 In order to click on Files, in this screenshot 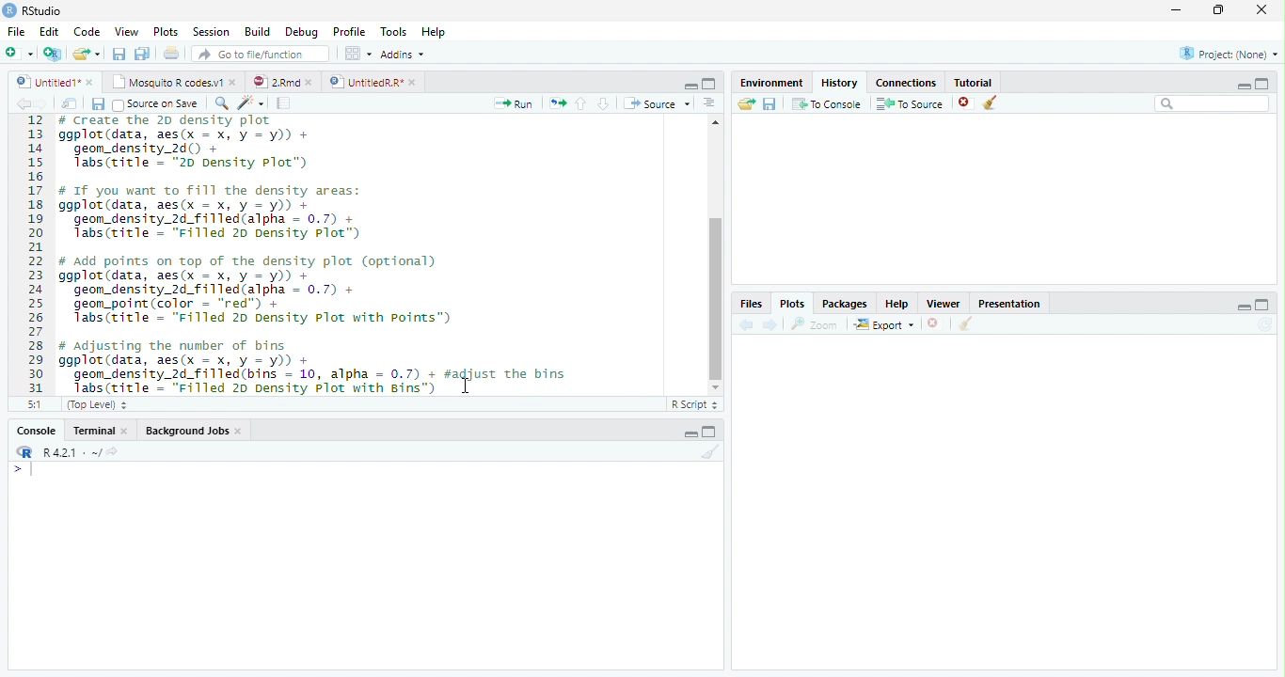, I will do `click(748, 304)`.